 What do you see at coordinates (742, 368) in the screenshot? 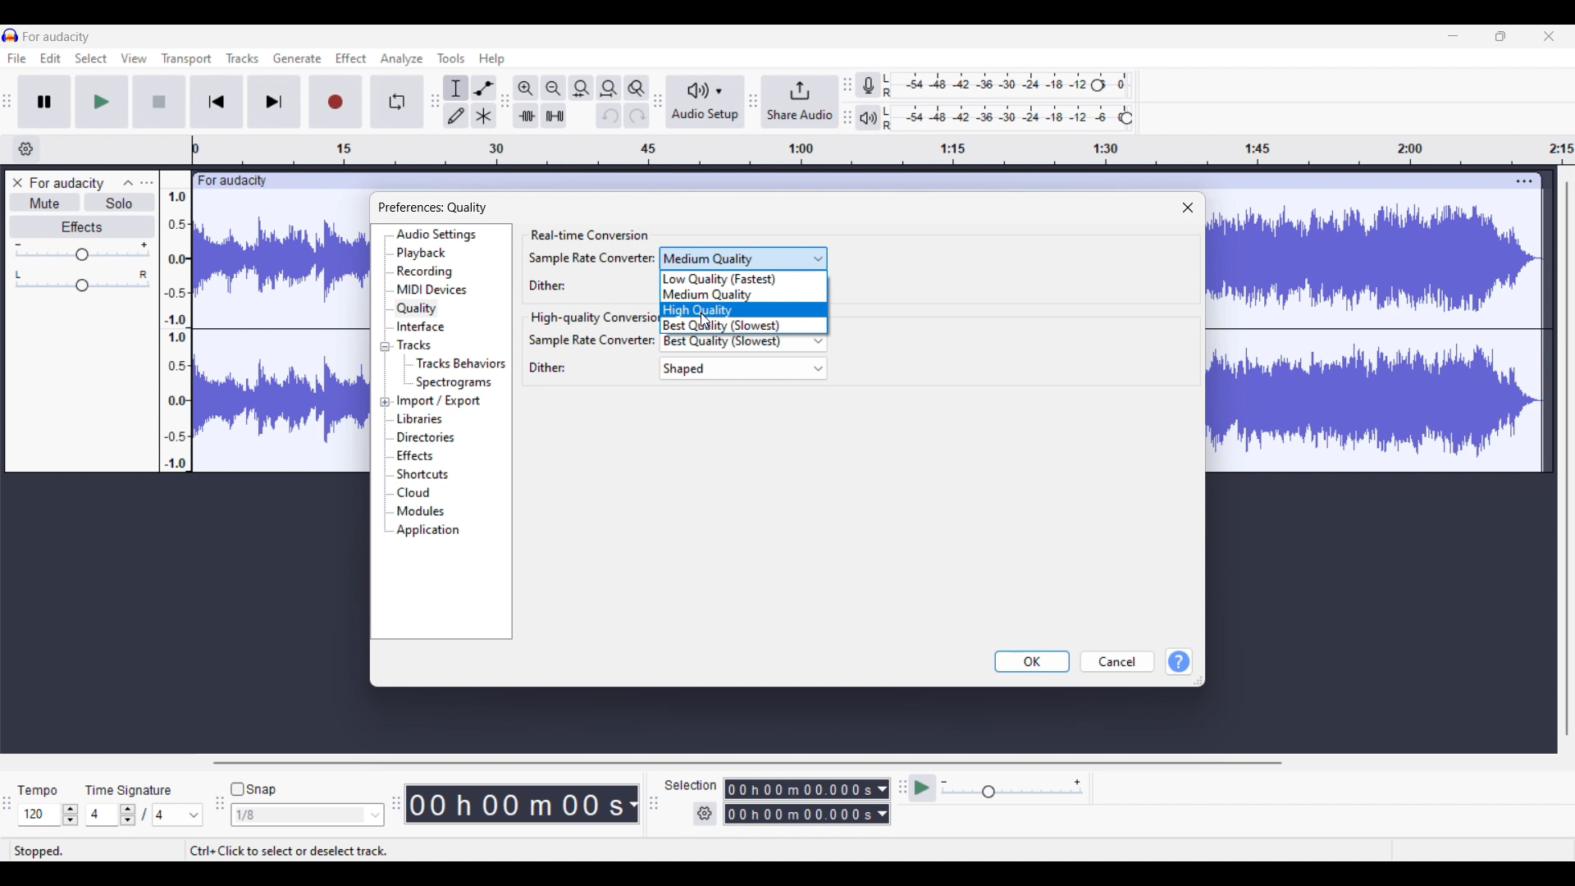
I see `shaped` at bounding box center [742, 368].